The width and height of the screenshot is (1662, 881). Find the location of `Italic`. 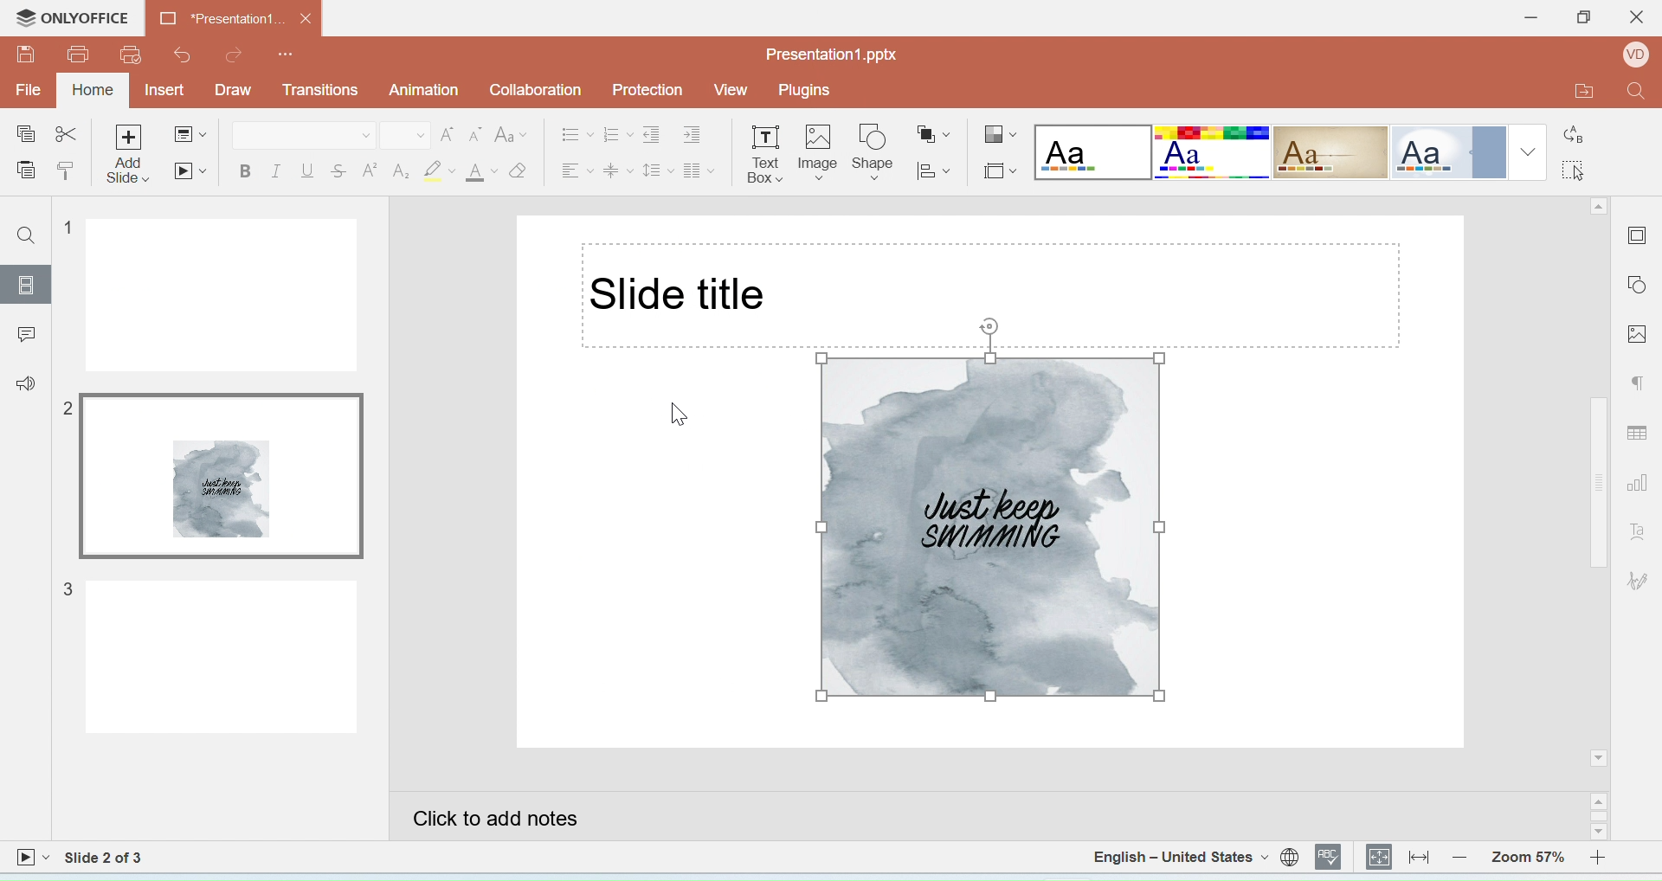

Italic is located at coordinates (275, 172).